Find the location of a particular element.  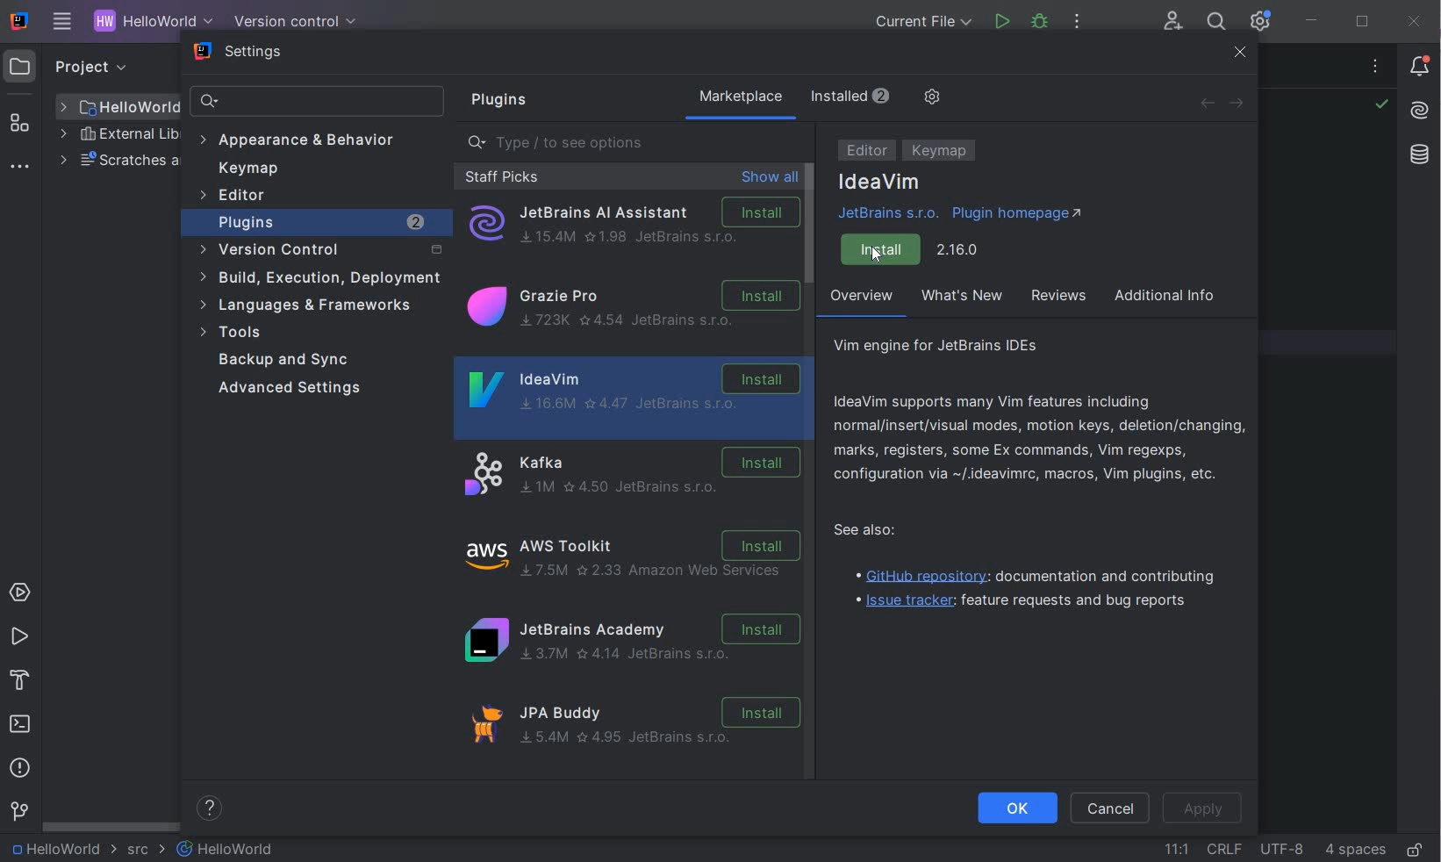

CURRENT FILE is located at coordinates (923, 24).